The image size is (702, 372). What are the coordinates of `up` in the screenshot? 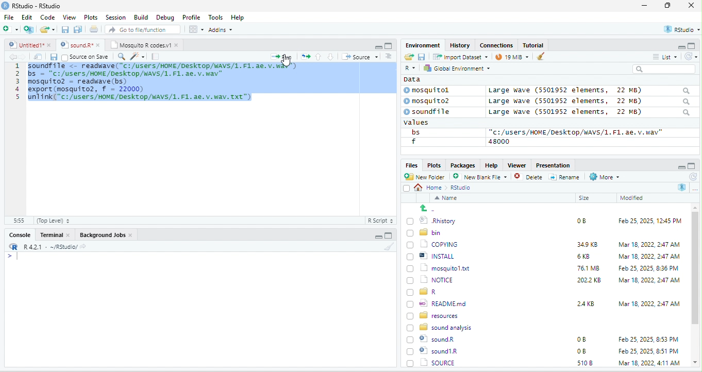 It's located at (319, 56).